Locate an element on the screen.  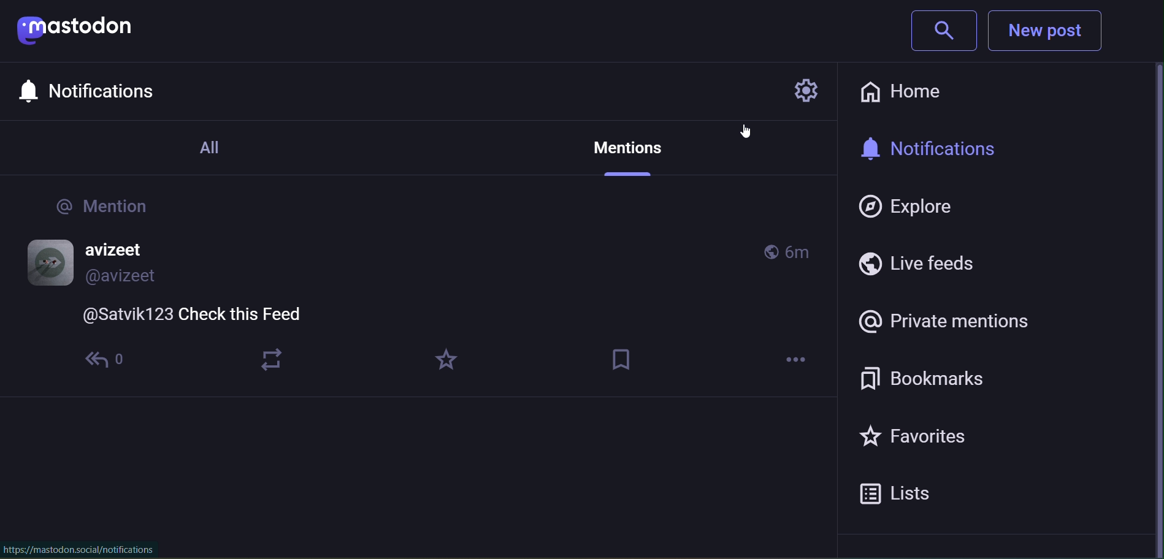
6m is located at coordinates (801, 252).